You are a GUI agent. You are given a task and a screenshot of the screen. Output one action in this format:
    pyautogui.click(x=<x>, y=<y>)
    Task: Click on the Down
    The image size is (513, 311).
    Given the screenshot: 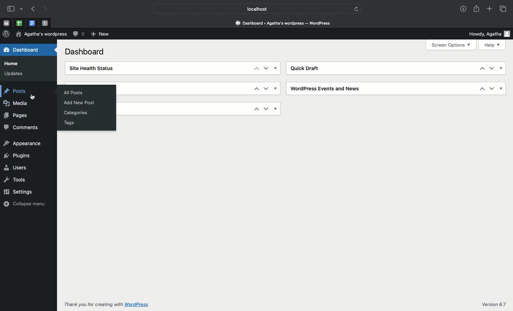 What is the action you would take?
    pyautogui.click(x=266, y=89)
    